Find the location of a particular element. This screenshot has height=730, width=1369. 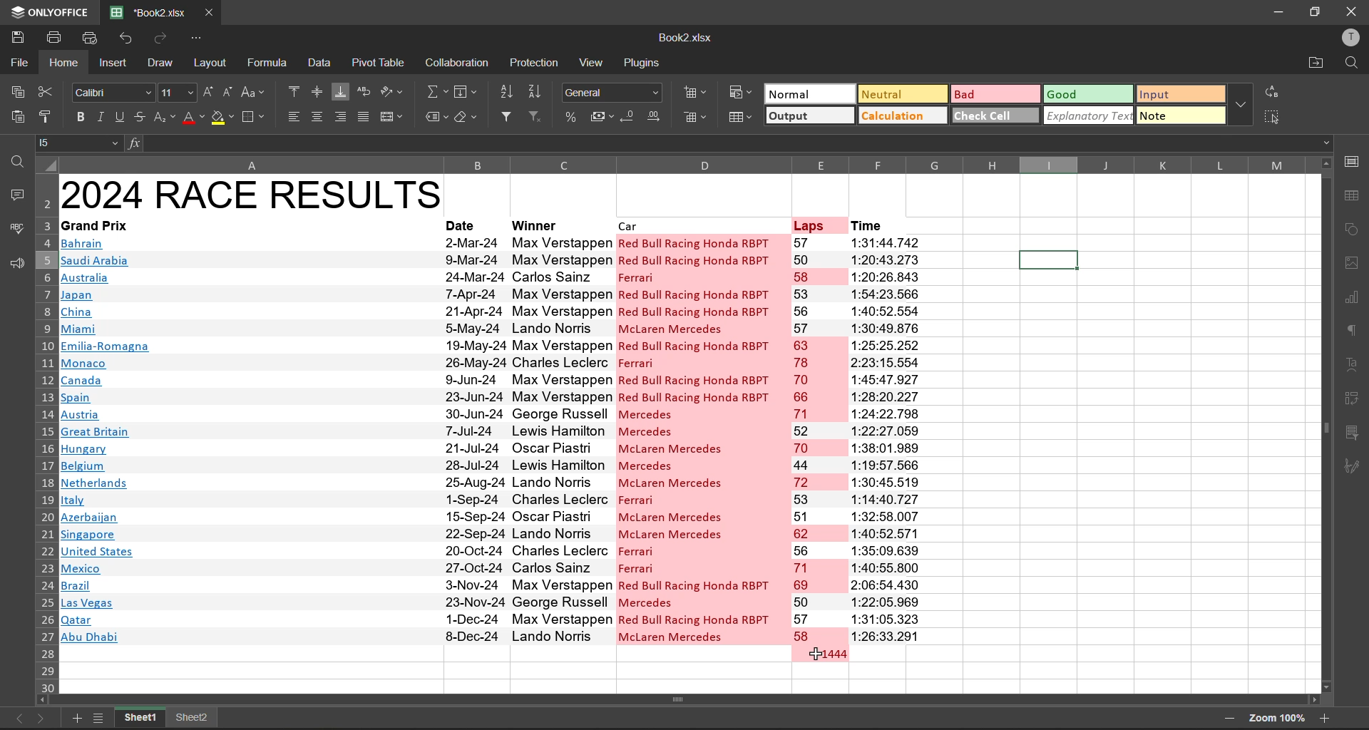

copy style is located at coordinates (46, 117).